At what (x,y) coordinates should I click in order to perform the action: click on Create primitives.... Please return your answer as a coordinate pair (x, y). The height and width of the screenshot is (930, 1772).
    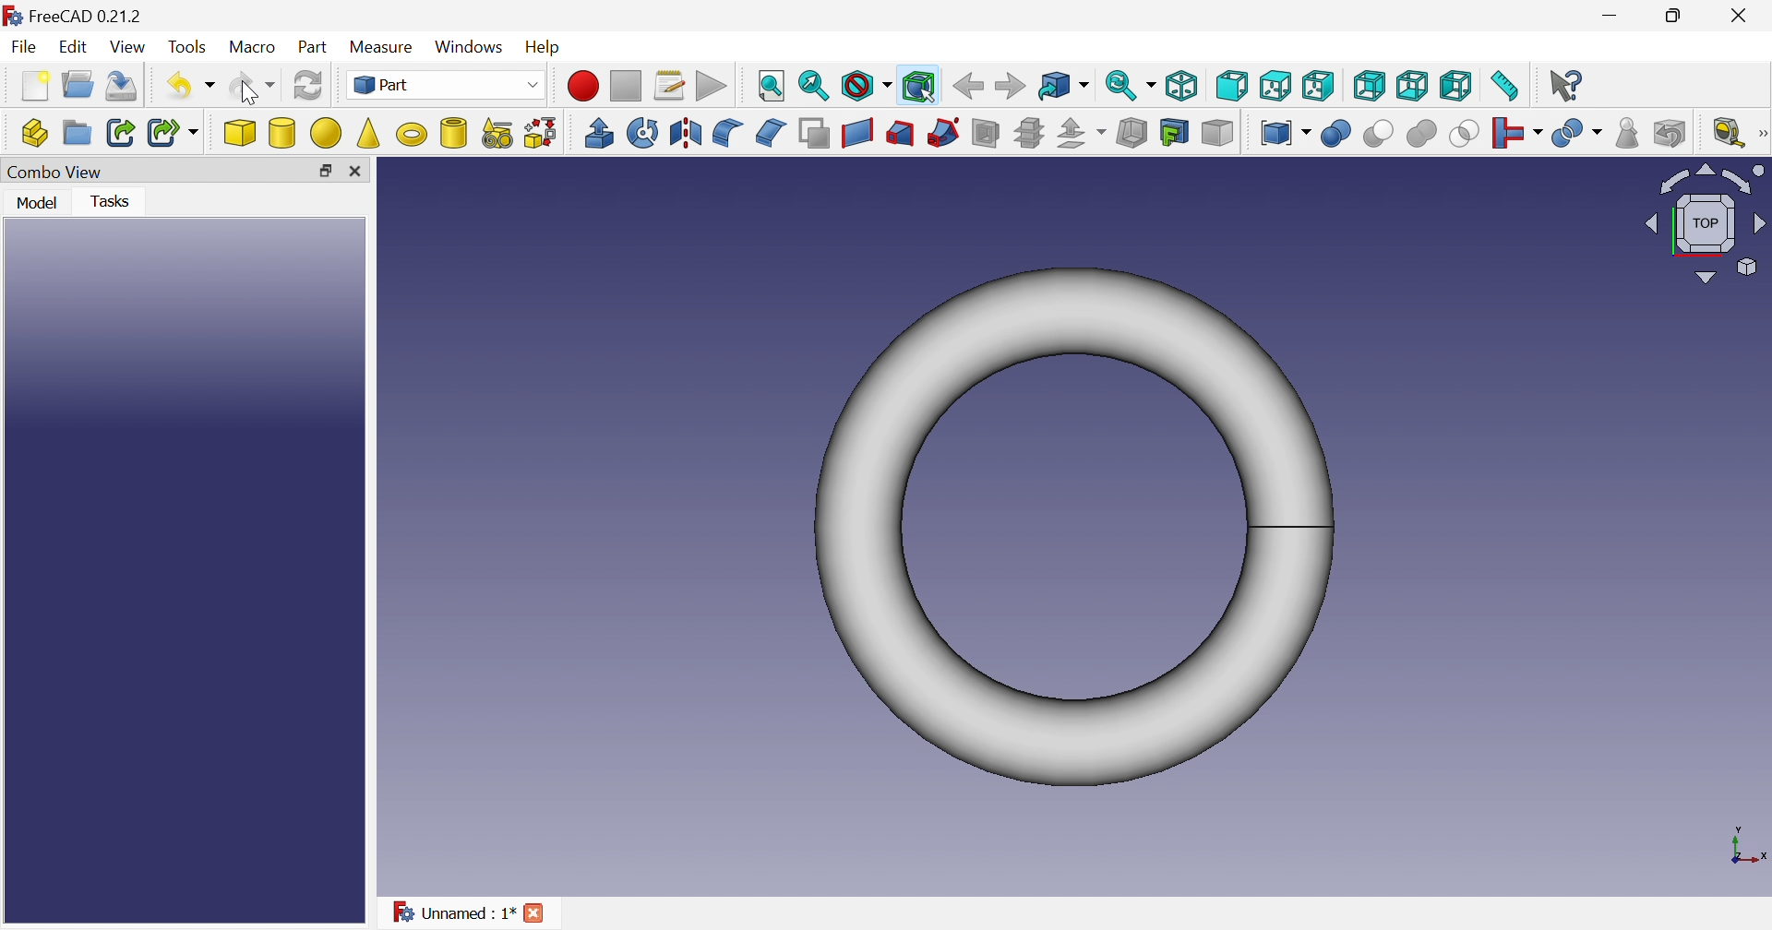
    Looking at the image, I should click on (498, 134).